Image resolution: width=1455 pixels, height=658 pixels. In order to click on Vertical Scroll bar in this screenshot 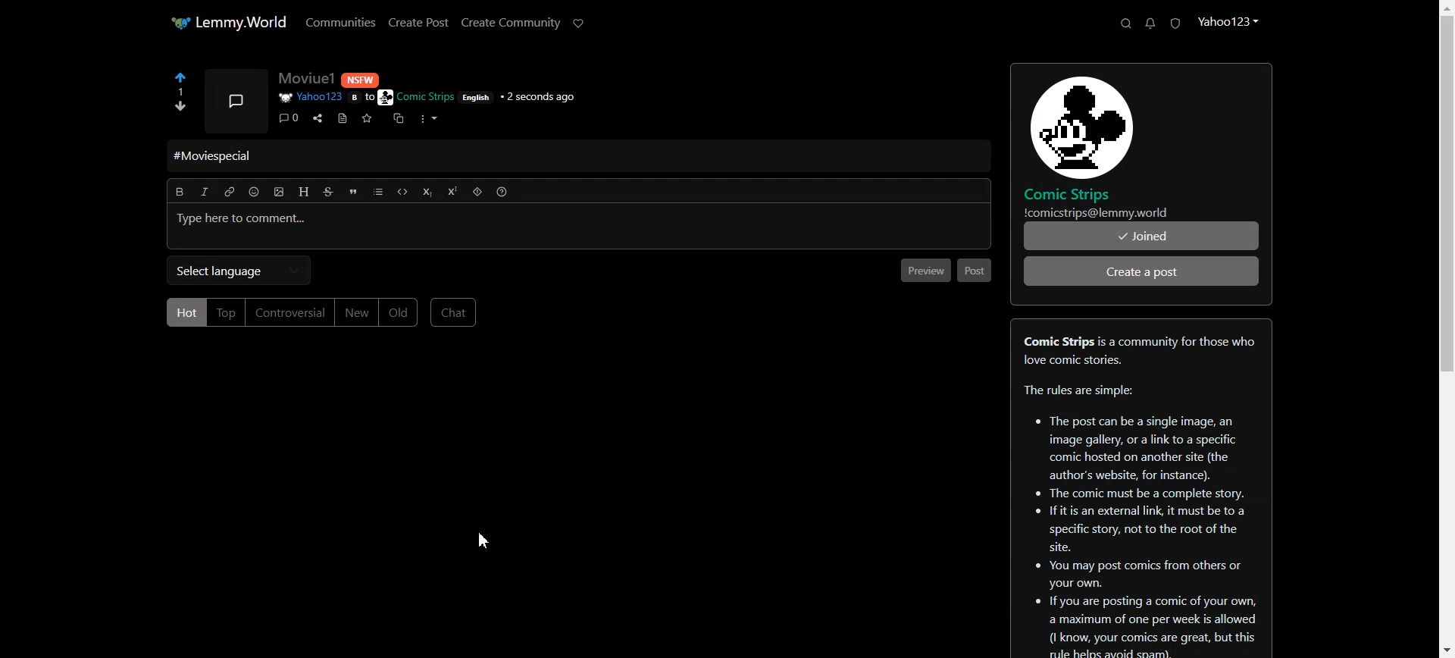, I will do `click(1446, 329)`.